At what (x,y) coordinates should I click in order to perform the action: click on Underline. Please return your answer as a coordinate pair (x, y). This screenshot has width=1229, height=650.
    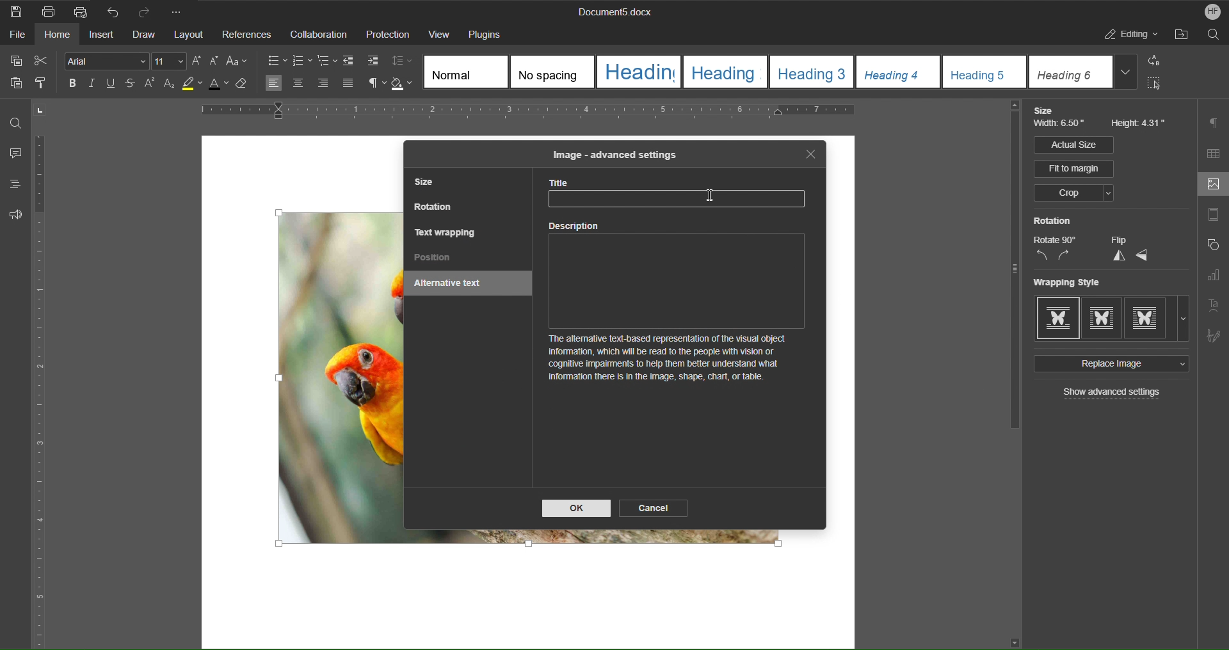
    Looking at the image, I should click on (114, 84).